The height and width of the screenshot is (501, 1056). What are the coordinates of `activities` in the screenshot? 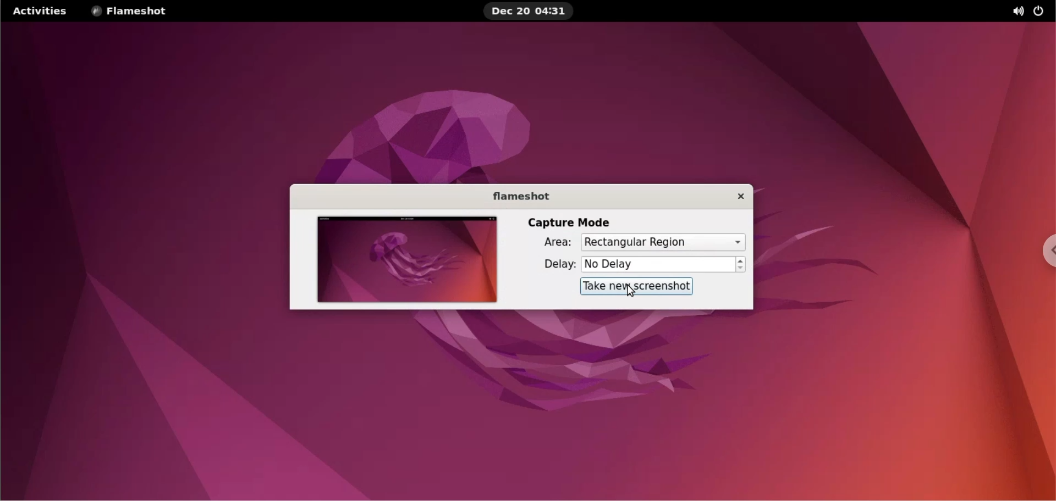 It's located at (43, 11).